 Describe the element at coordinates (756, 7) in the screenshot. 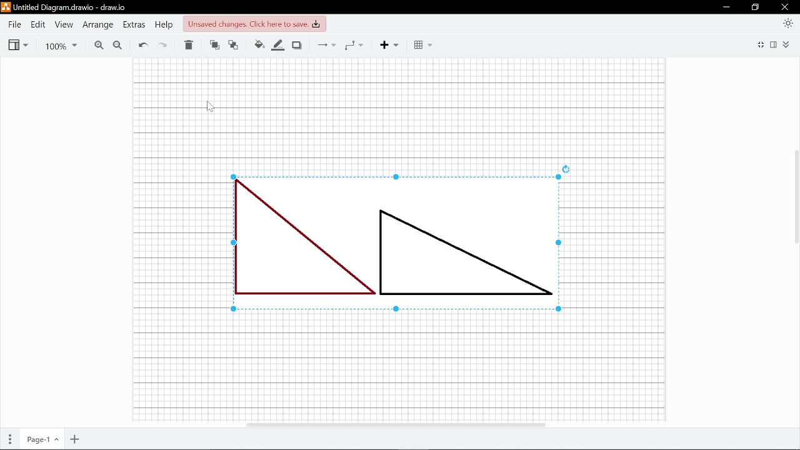

I see `Restore down` at that location.